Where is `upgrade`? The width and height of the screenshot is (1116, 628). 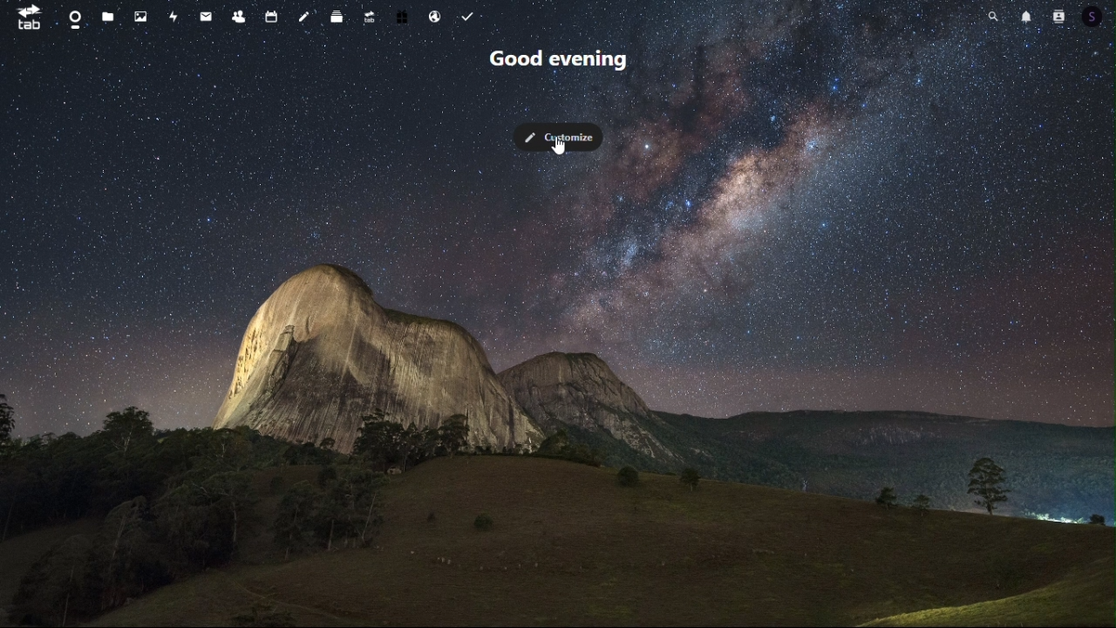
upgrade is located at coordinates (370, 16).